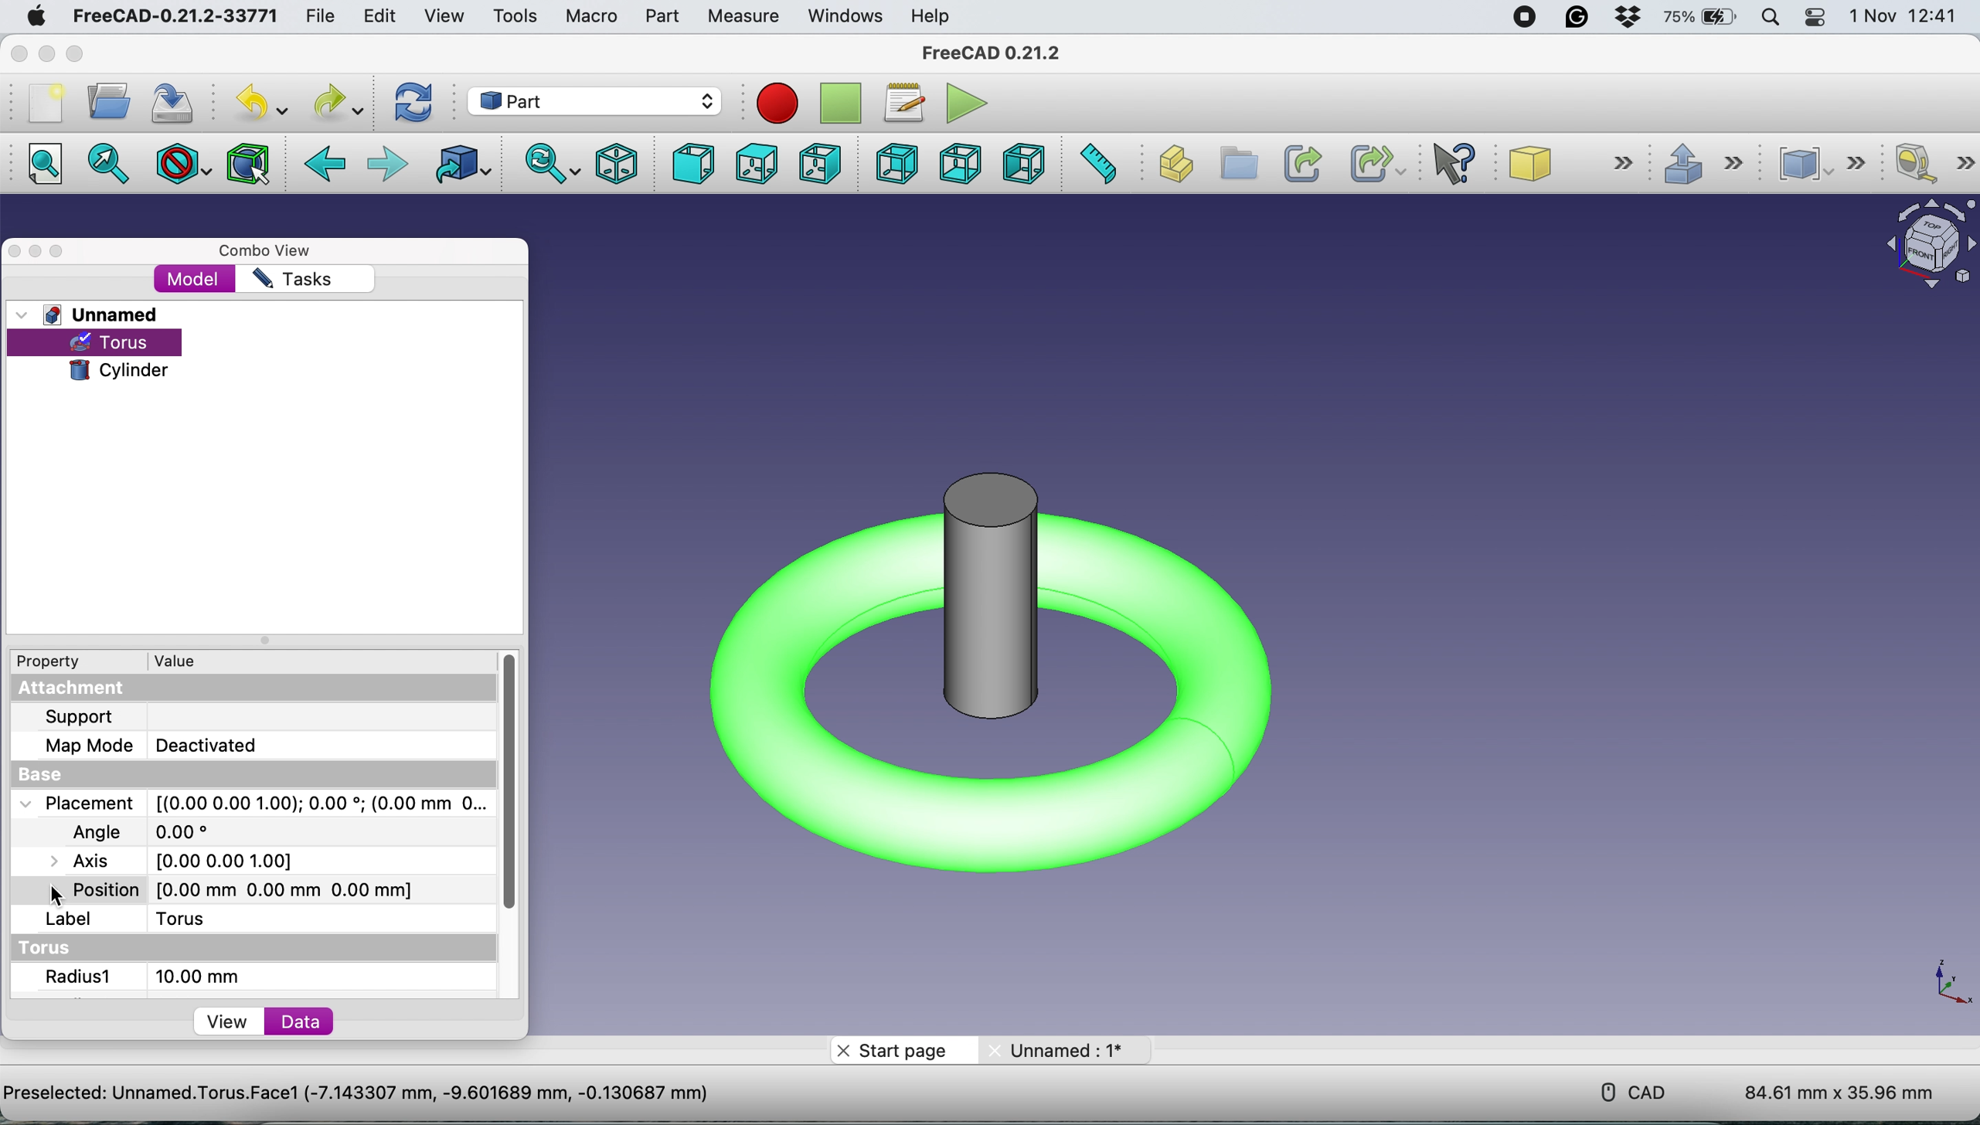  I want to click on create sub link, so click(1373, 165).